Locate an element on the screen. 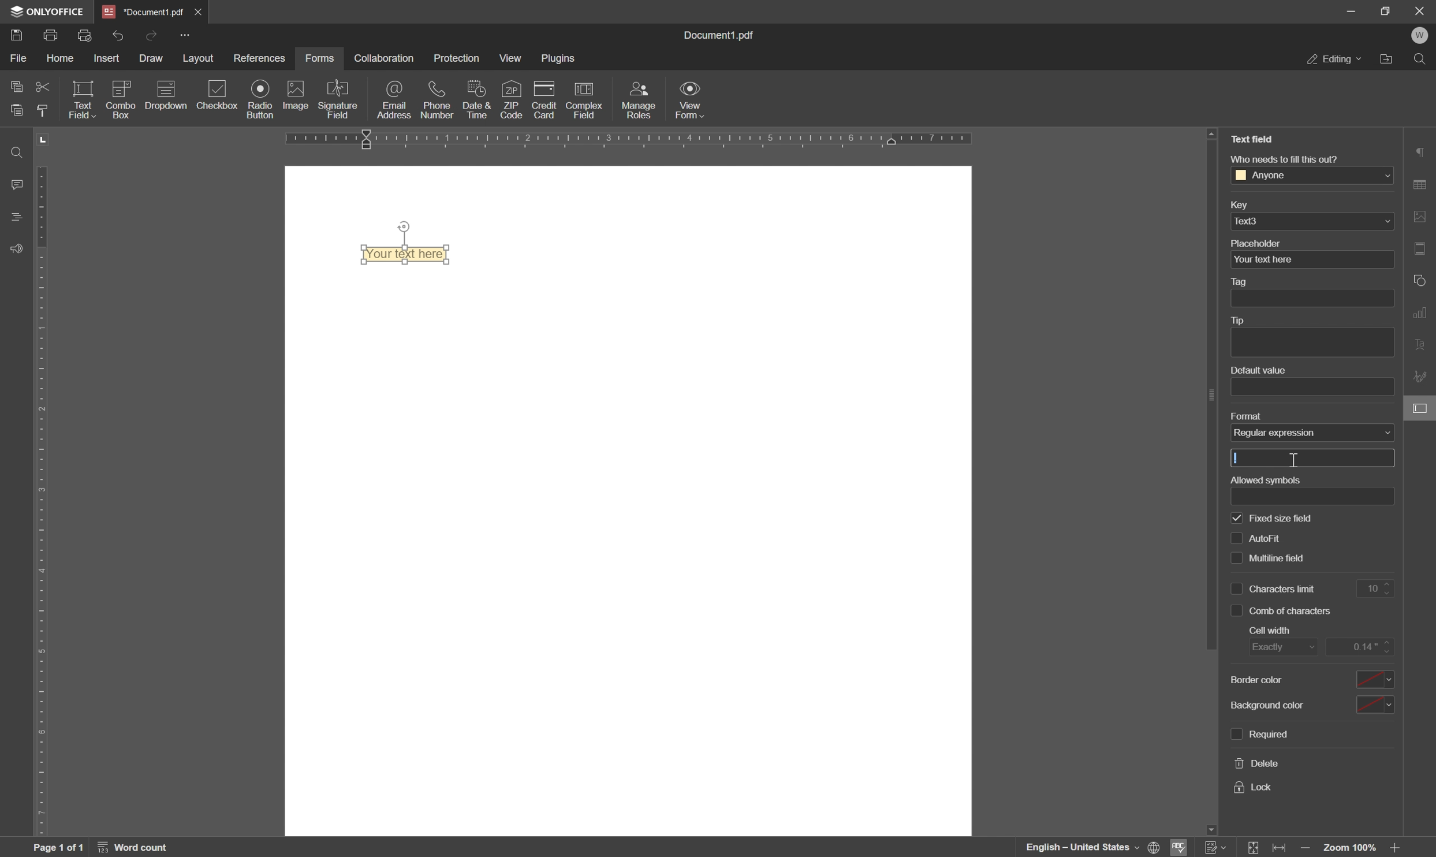  zoom 100% is located at coordinates (1351, 849).